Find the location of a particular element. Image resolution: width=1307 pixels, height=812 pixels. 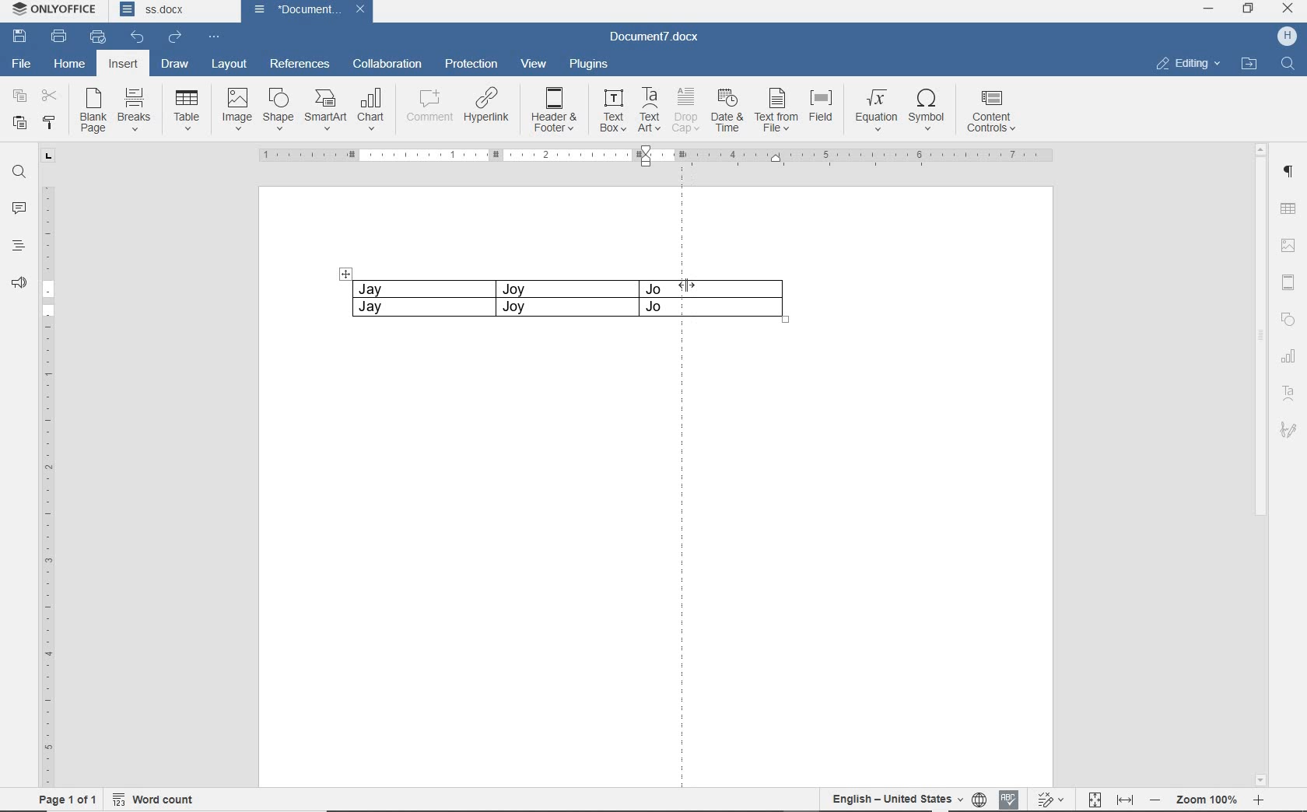

CURSOR POSITION is located at coordinates (685, 285).